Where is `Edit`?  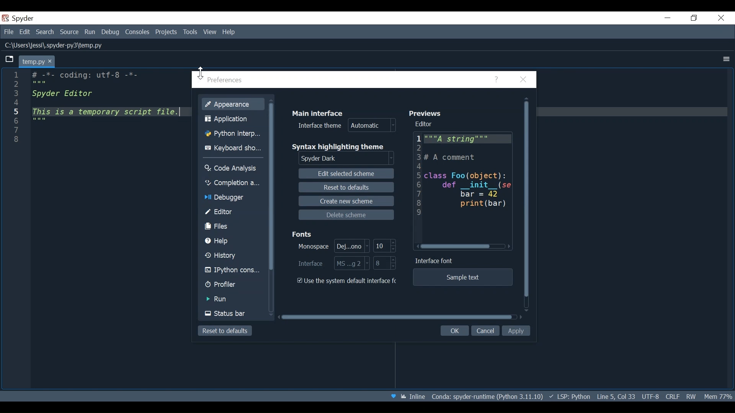
Edit is located at coordinates (25, 32).